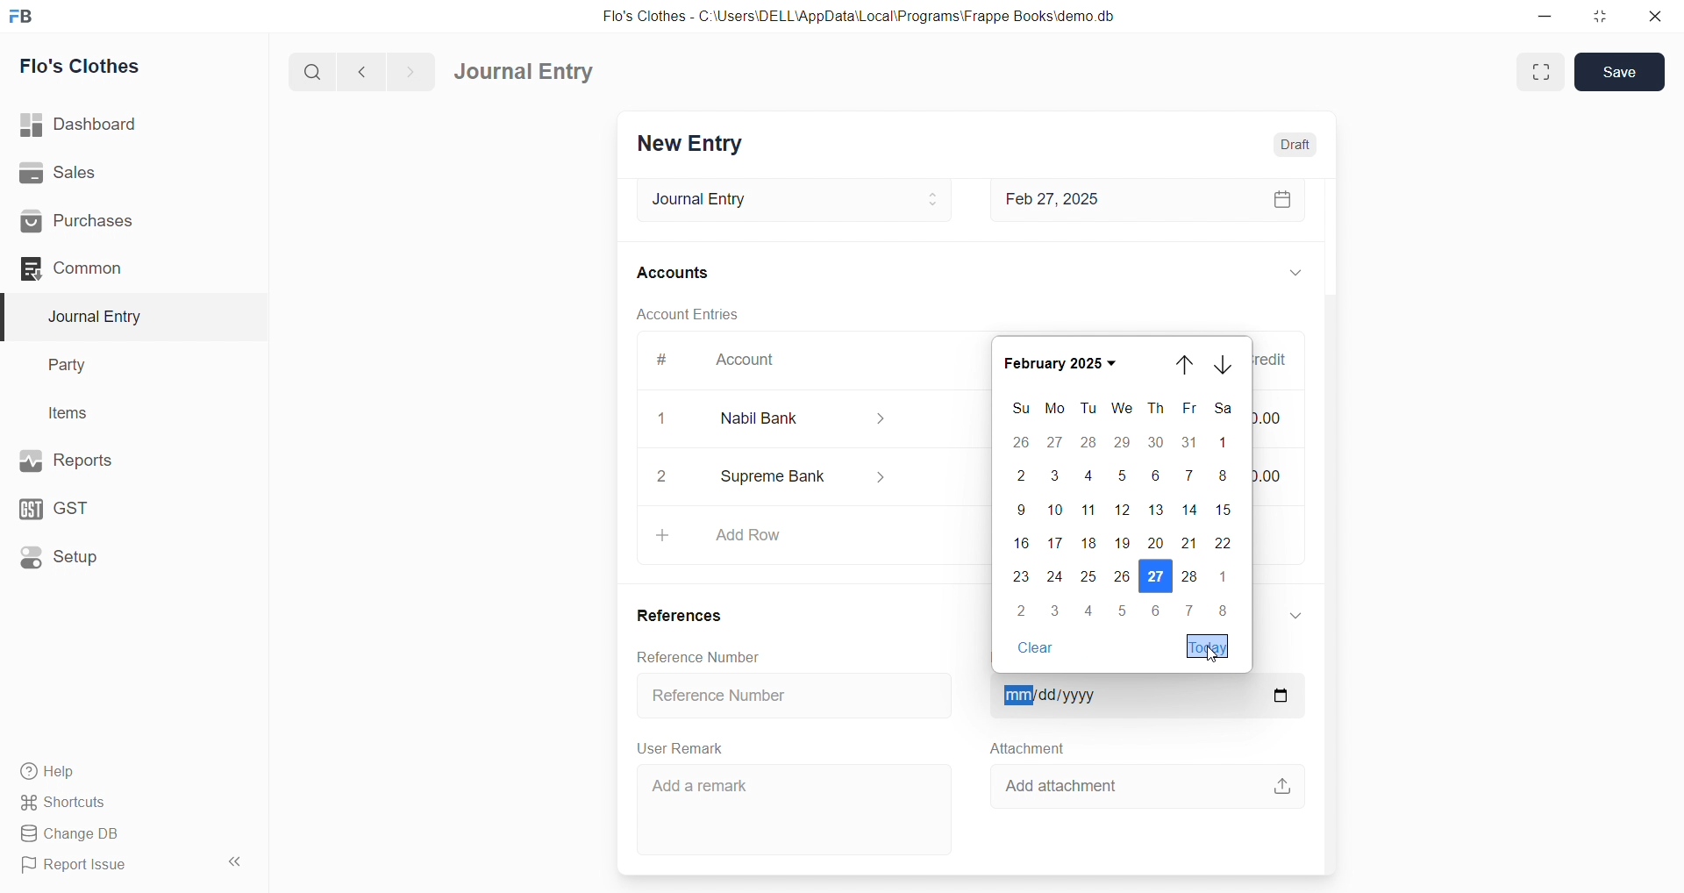 This screenshot has height=893, width=1684. Describe the element at coordinates (1153, 442) in the screenshot. I see `30` at that location.